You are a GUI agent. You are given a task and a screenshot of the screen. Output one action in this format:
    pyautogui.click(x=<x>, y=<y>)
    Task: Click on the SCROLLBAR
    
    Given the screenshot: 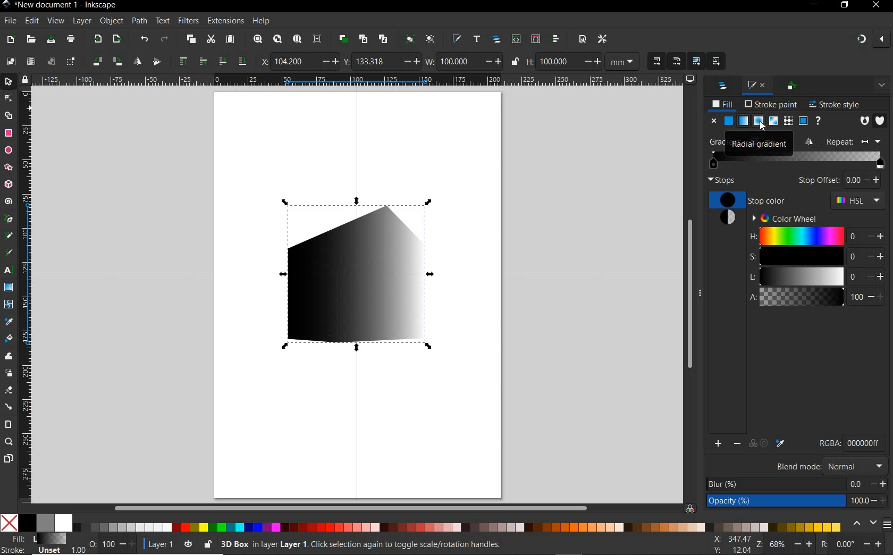 What is the action you would take?
    pyautogui.click(x=688, y=295)
    